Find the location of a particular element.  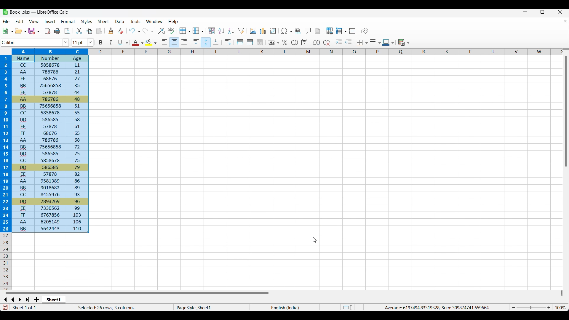

Add sheet is located at coordinates (36, 300).